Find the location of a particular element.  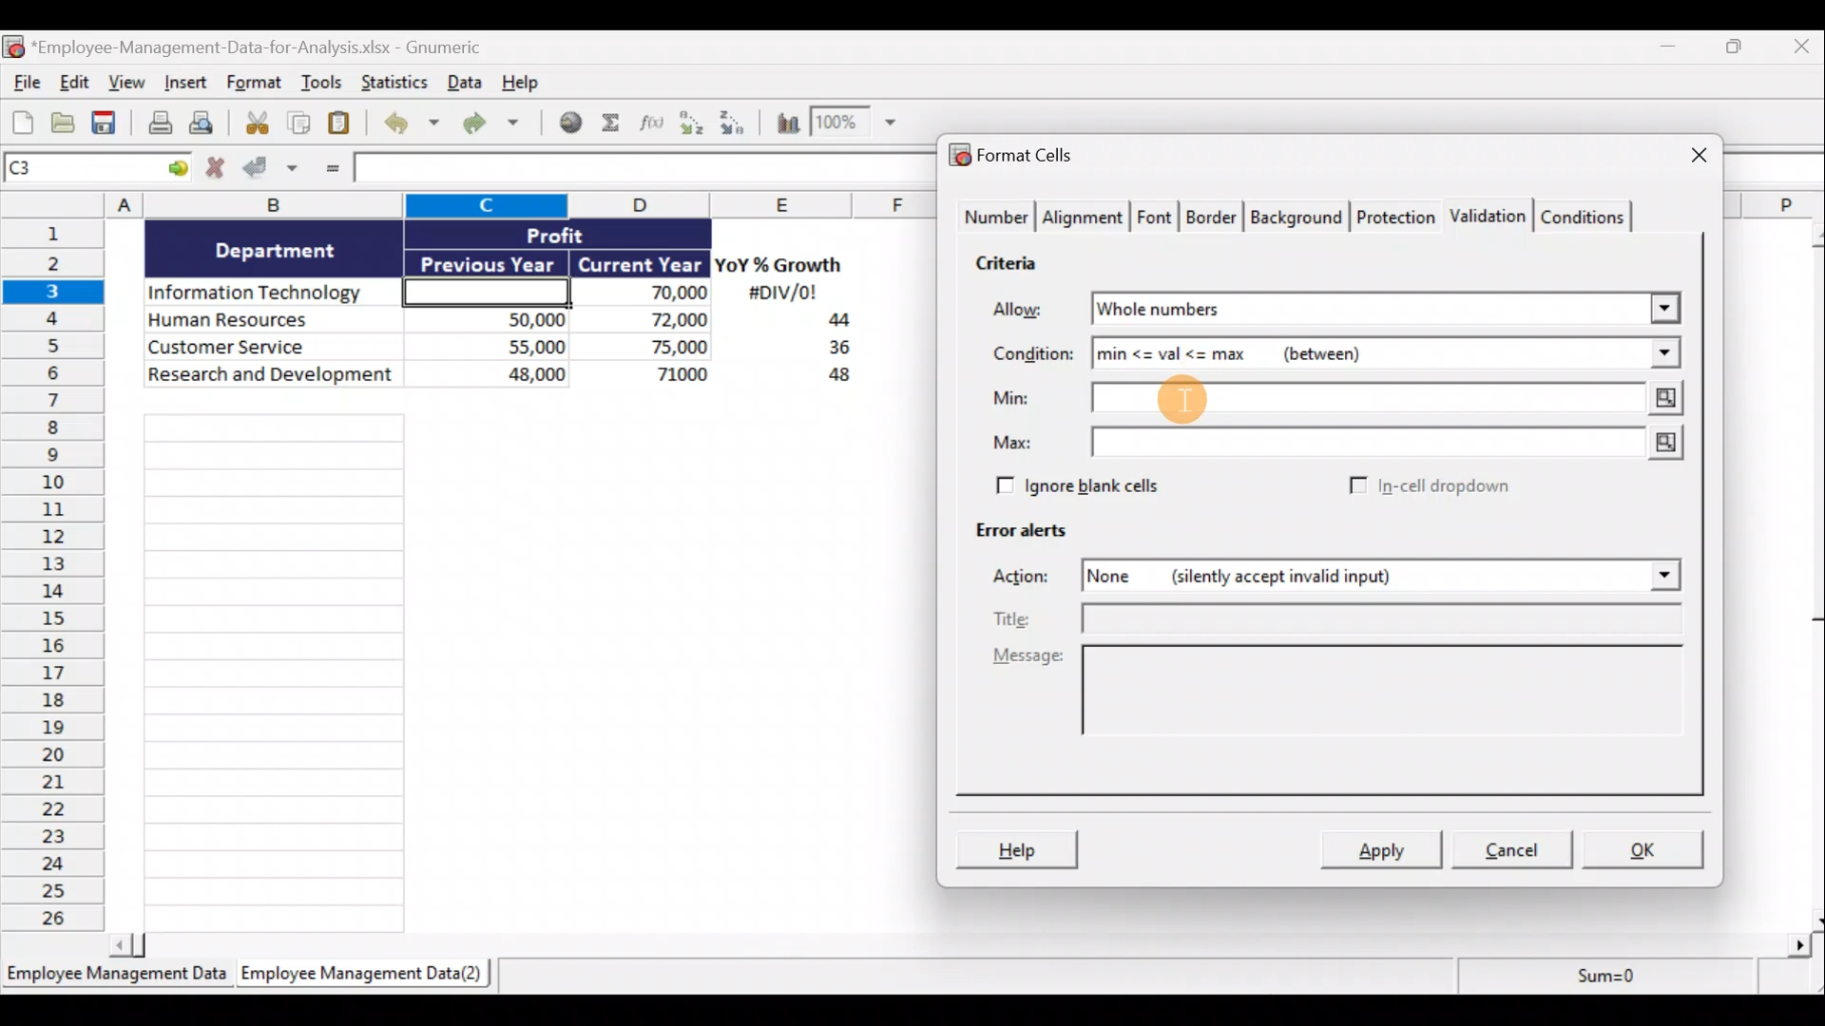

70,000 is located at coordinates (650, 294).